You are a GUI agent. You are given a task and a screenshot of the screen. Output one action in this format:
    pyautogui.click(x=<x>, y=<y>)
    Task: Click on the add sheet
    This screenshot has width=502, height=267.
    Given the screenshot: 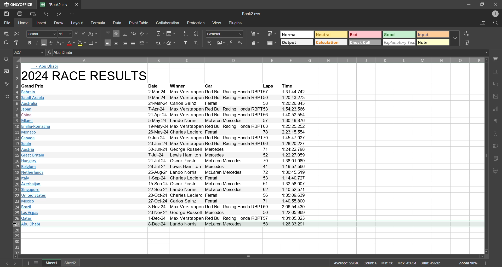 What is the action you would take?
    pyautogui.click(x=28, y=263)
    